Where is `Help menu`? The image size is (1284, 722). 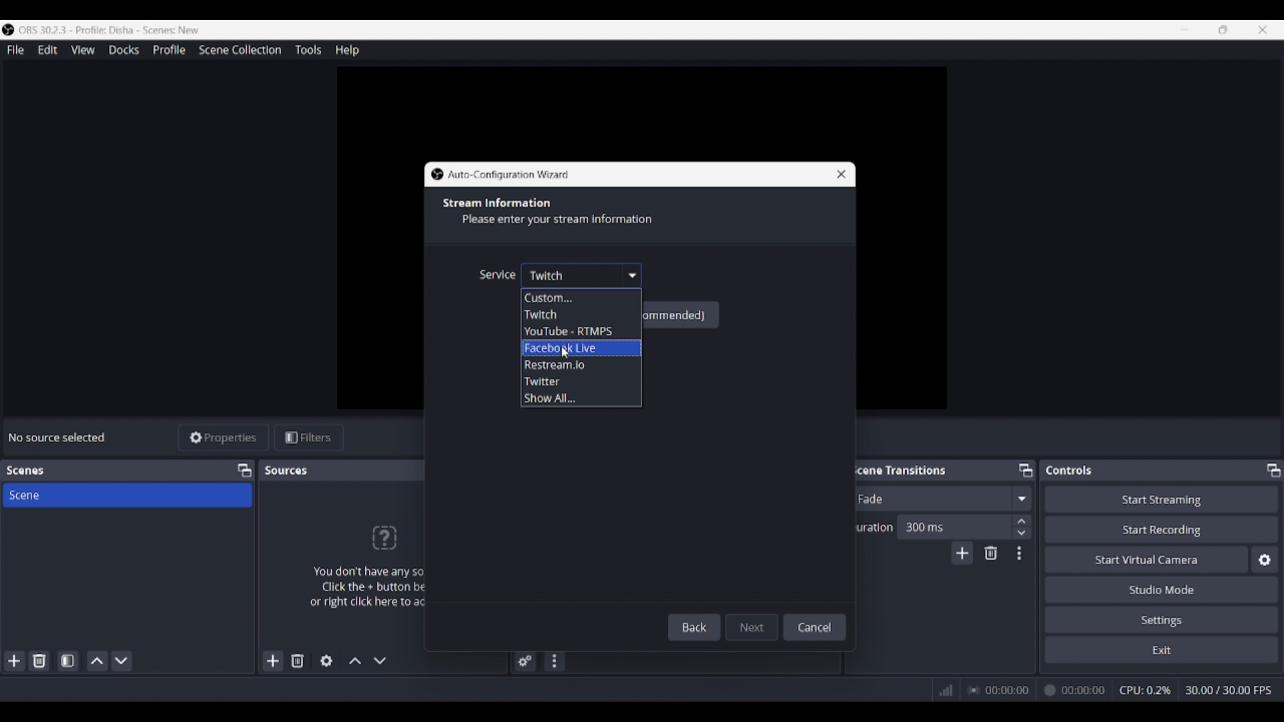 Help menu is located at coordinates (347, 50).